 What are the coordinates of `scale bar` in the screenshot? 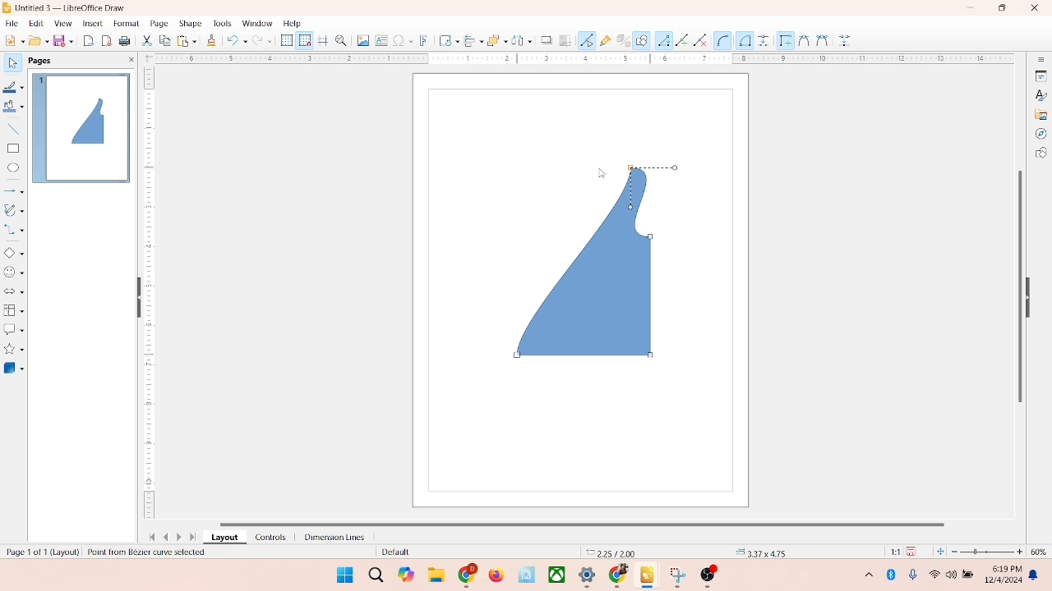 It's located at (579, 59).